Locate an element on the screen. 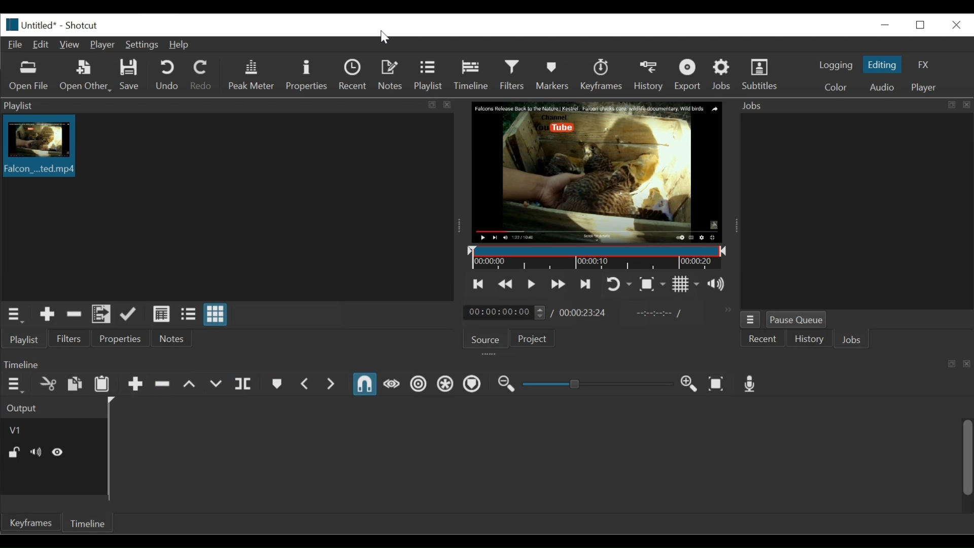  Media Viewer is located at coordinates (598, 172).